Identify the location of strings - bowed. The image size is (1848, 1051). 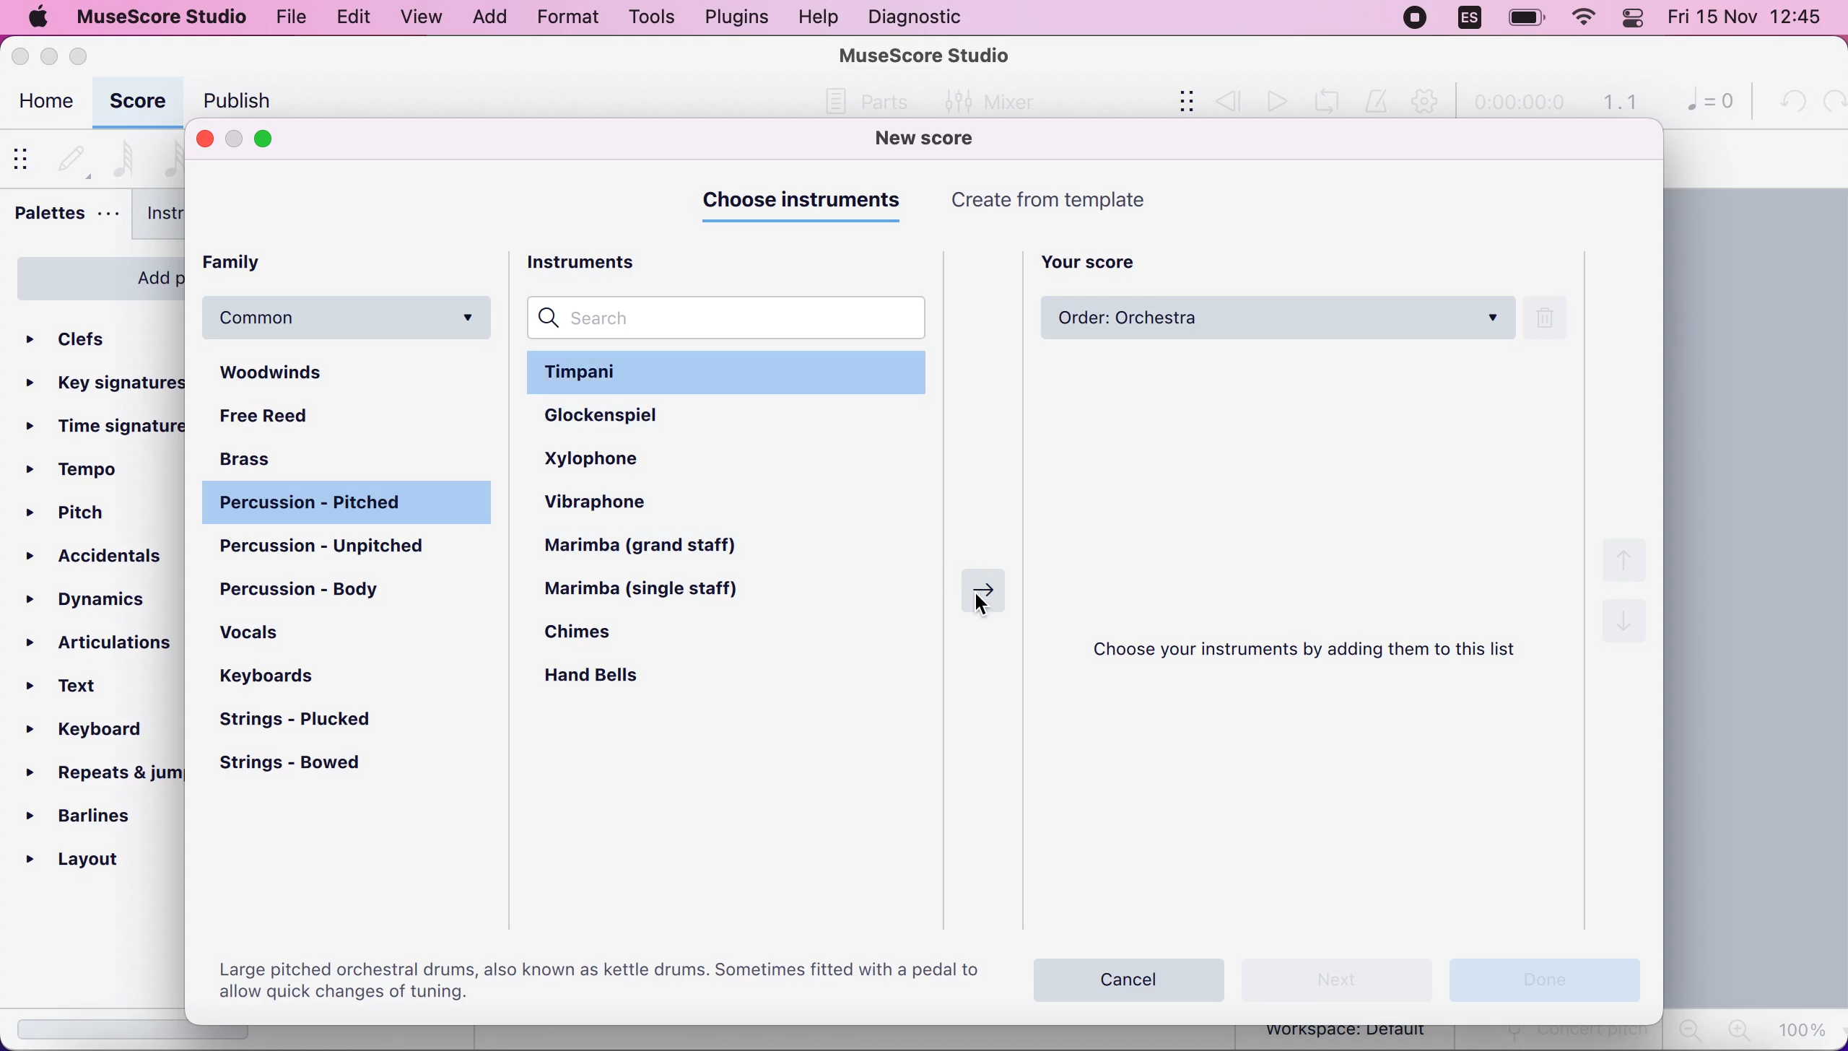
(305, 765).